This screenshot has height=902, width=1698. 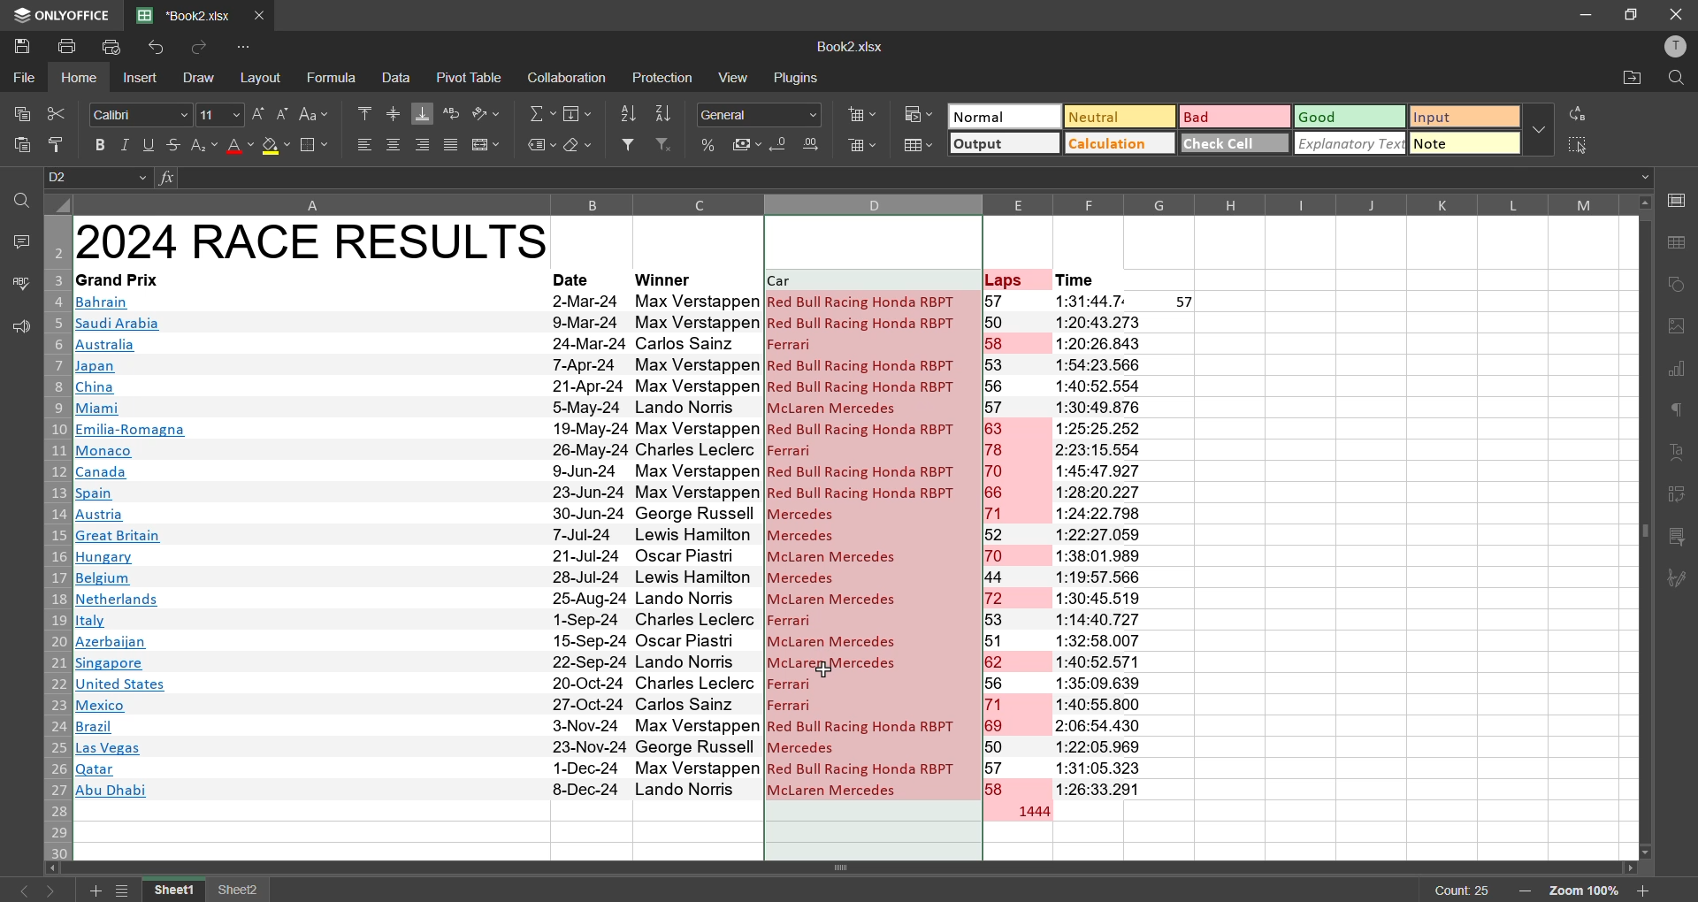 I want to click on sub/superscript, so click(x=202, y=144).